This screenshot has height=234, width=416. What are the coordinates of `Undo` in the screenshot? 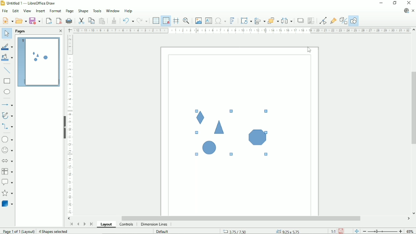 It's located at (128, 21).